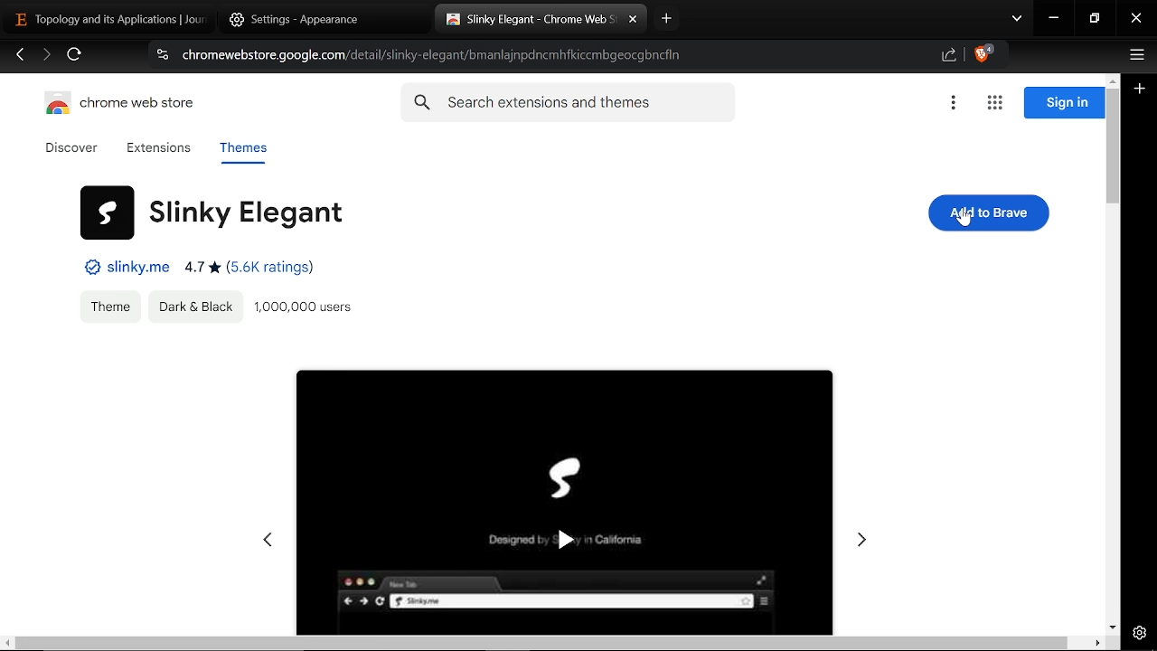 The height and width of the screenshot is (651, 1157). Describe the element at coordinates (1114, 149) in the screenshot. I see `Vertical scrollbar` at that location.